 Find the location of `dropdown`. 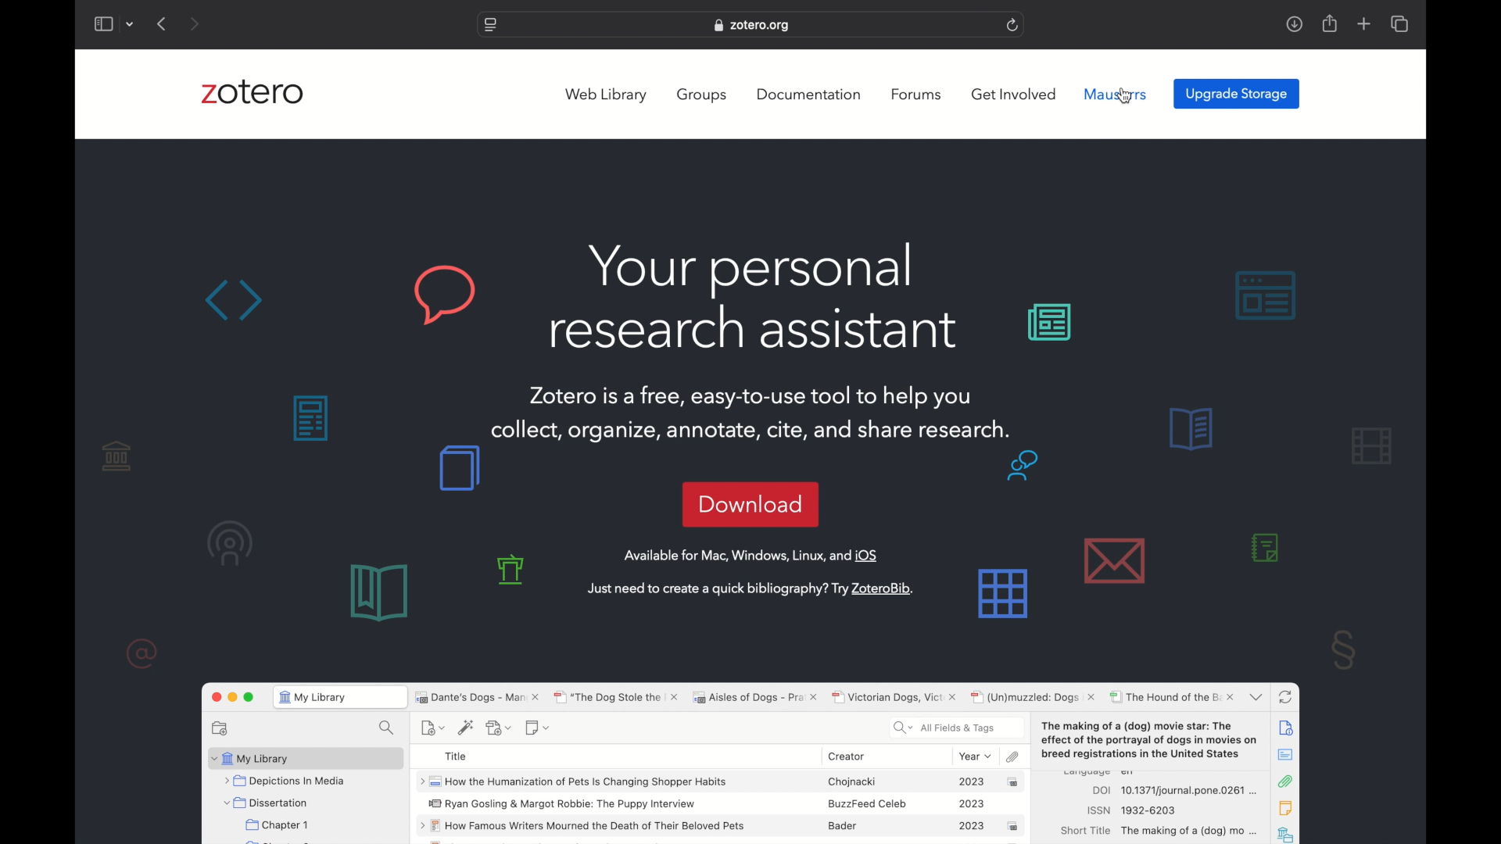

dropdown is located at coordinates (130, 26).